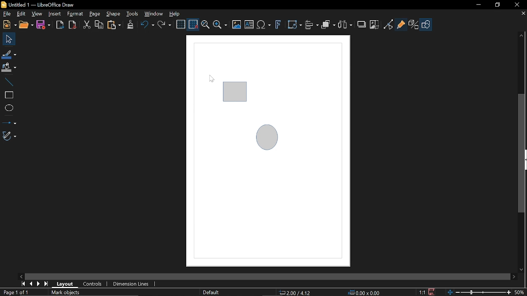 Image resolution: width=527 pixels, height=296 pixels. I want to click on Transform, so click(294, 25).